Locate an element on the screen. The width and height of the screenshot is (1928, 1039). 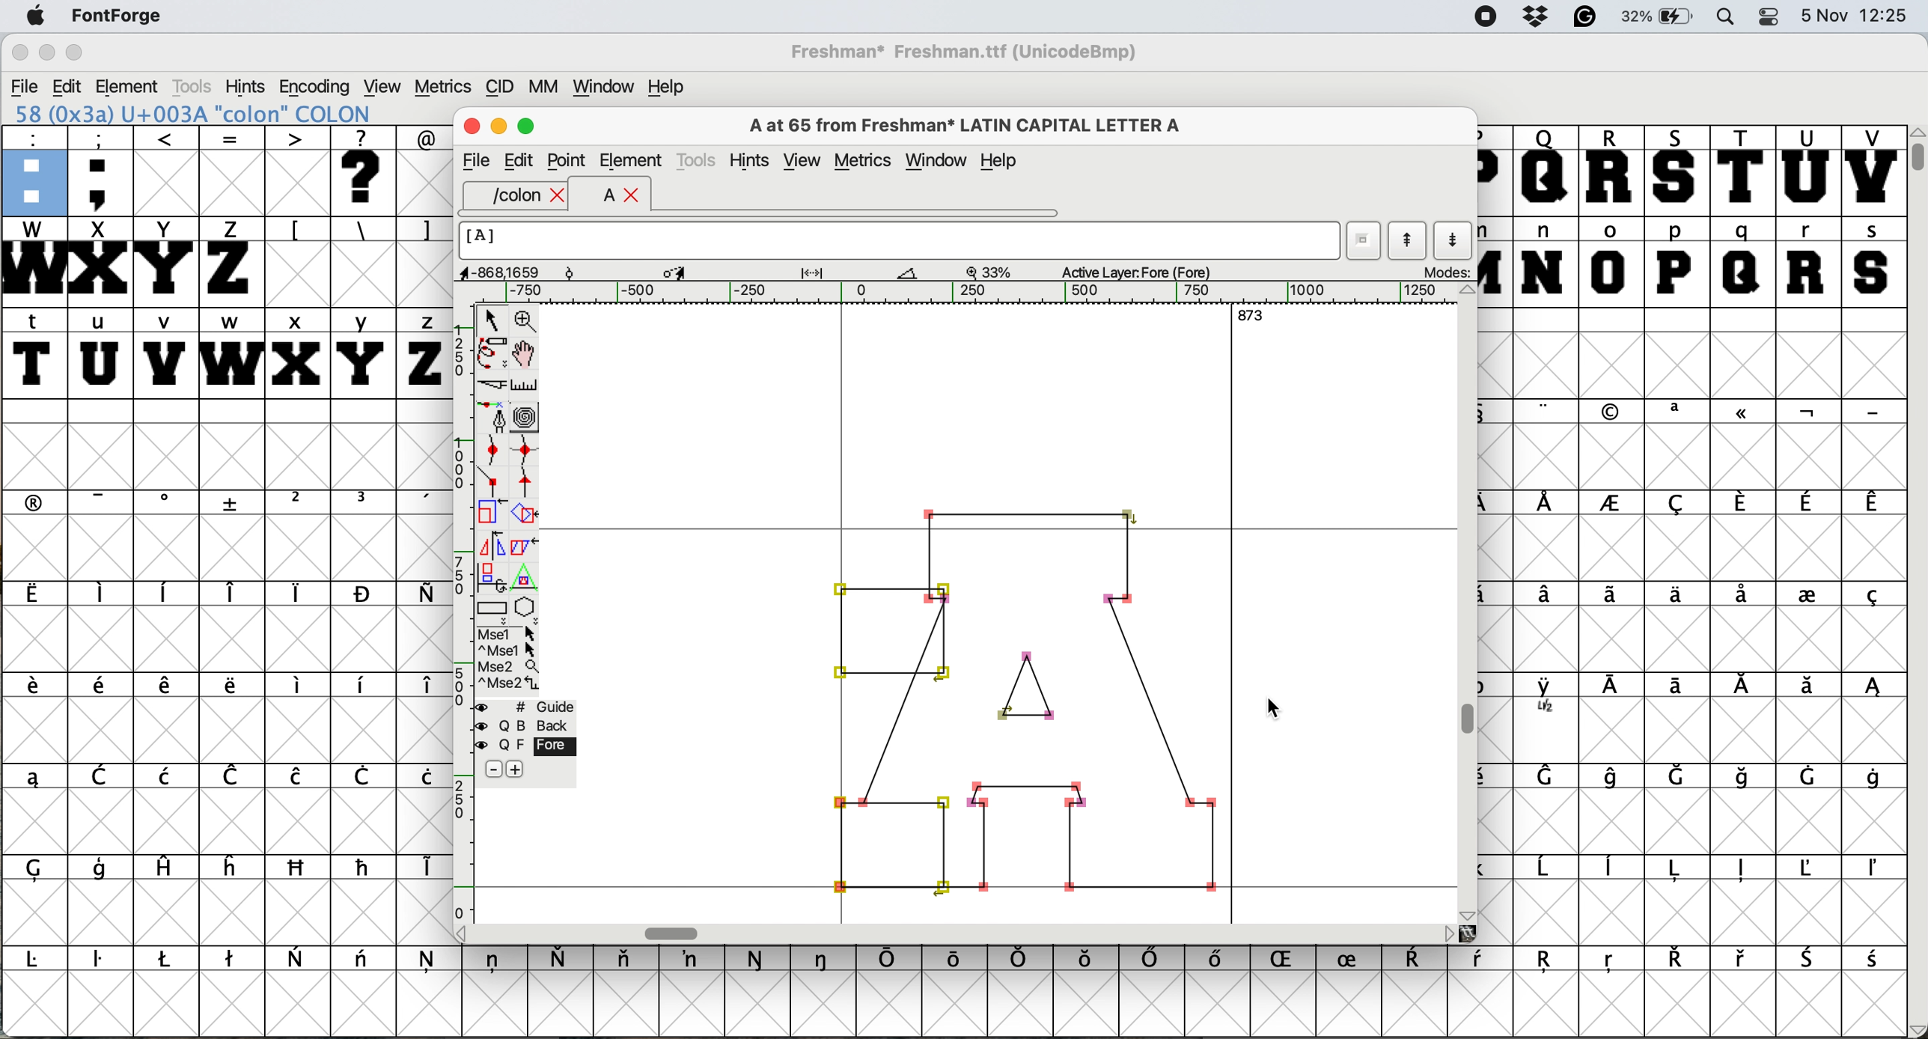
symbol is located at coordinates (104, 776).